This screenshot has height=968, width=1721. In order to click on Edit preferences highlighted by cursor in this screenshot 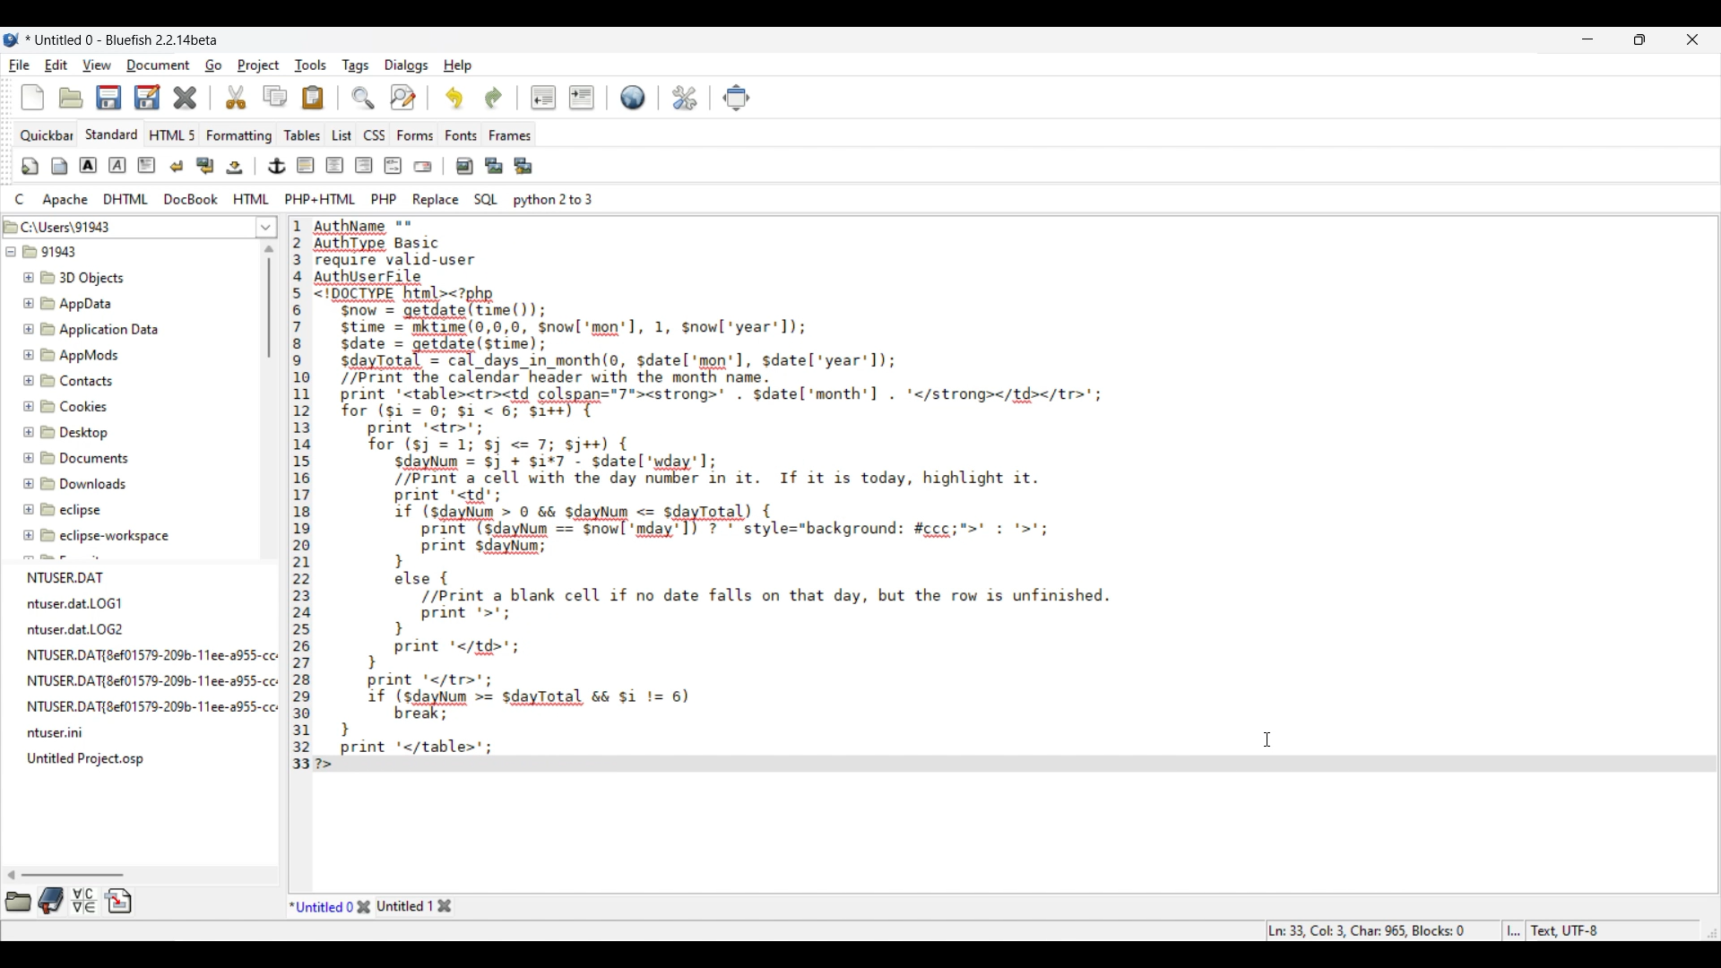, I will do `click(686, 98)`.